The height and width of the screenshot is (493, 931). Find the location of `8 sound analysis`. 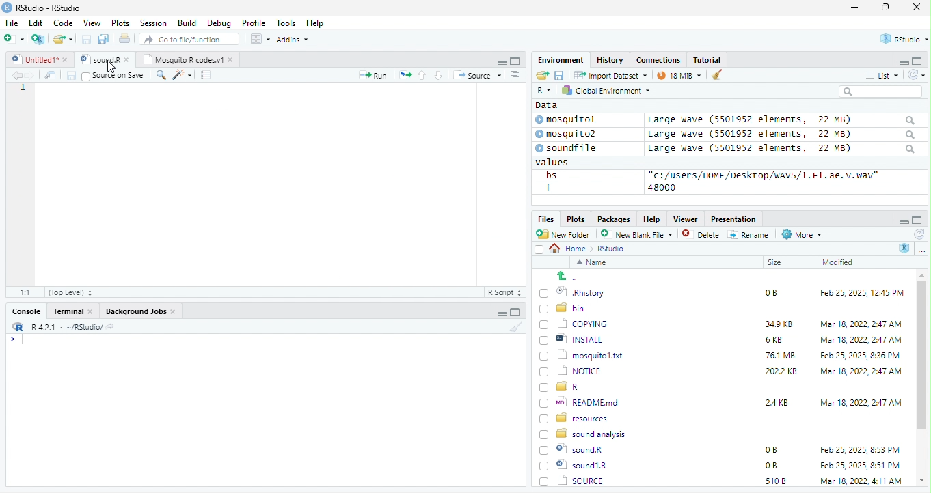

8 sound analysis is located at coordinates (584, 433).